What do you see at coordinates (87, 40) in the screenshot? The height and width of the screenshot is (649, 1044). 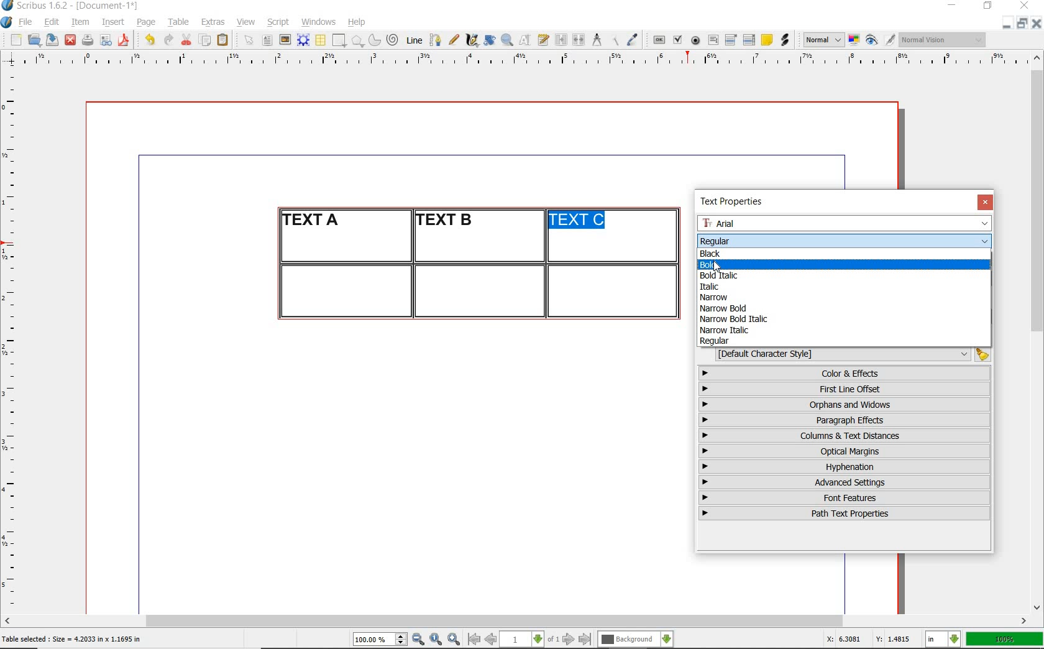 I see `print` at bounding box center [87, 40].